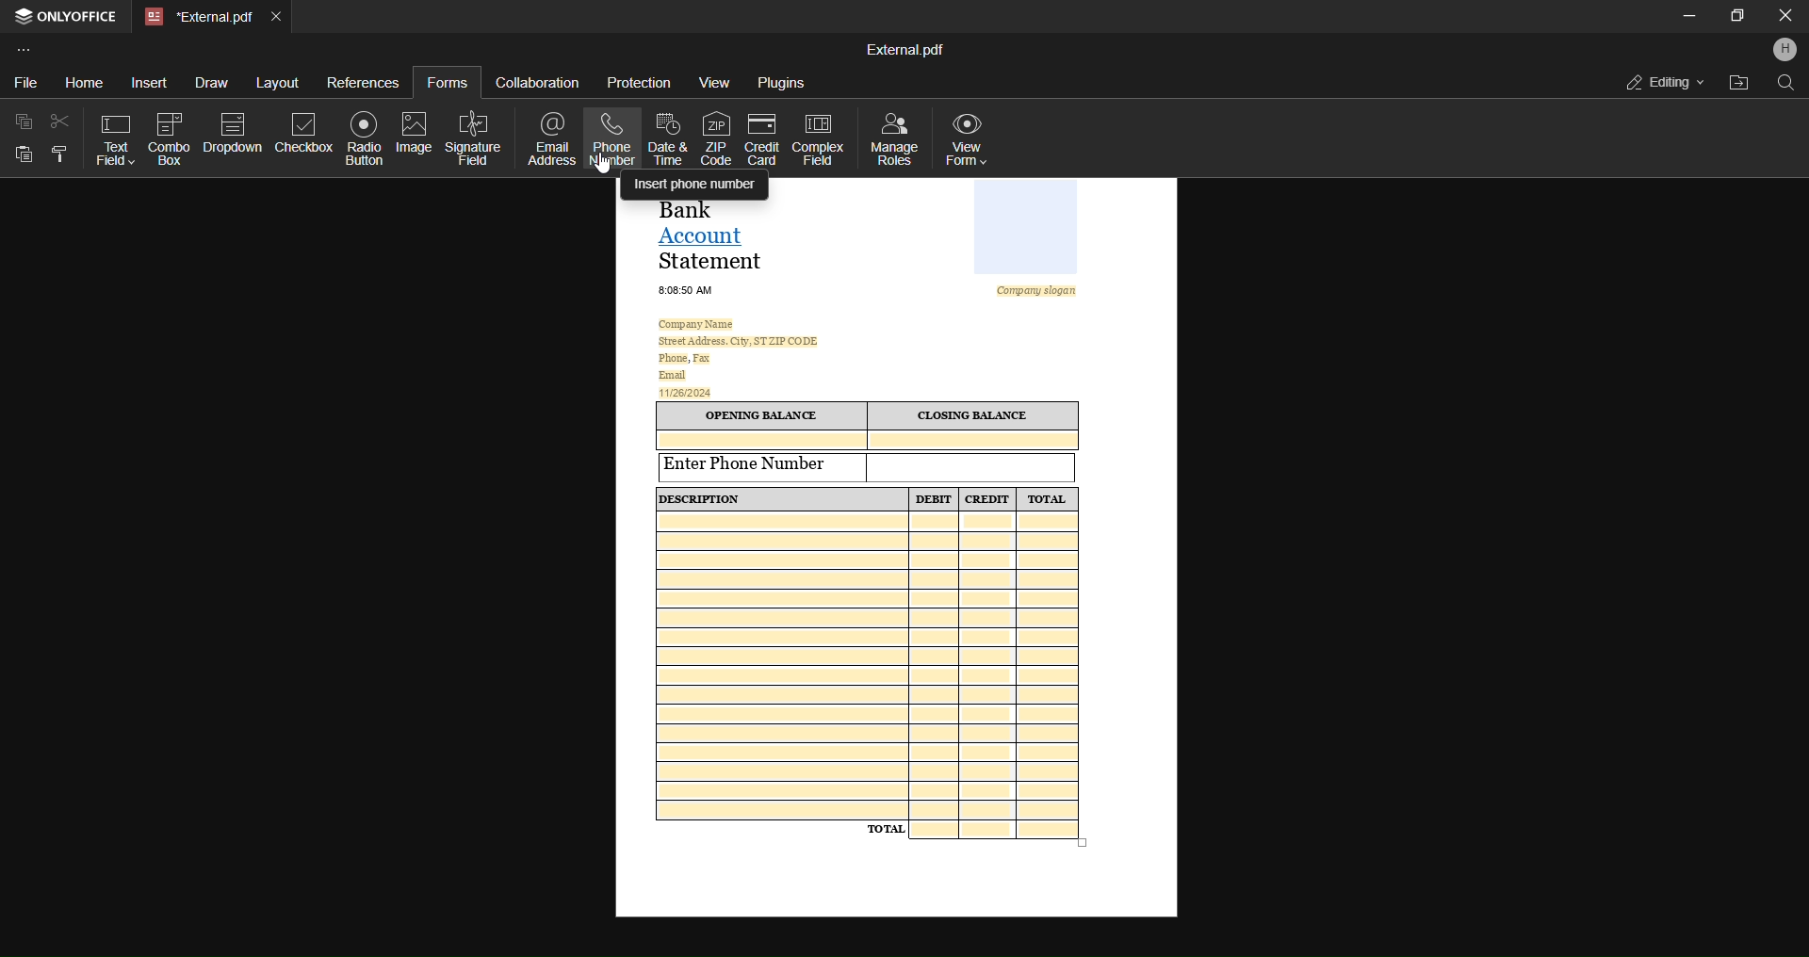  Describe the element at coordinates (715, 136) in the screenshot. I see `zip code` at that location.